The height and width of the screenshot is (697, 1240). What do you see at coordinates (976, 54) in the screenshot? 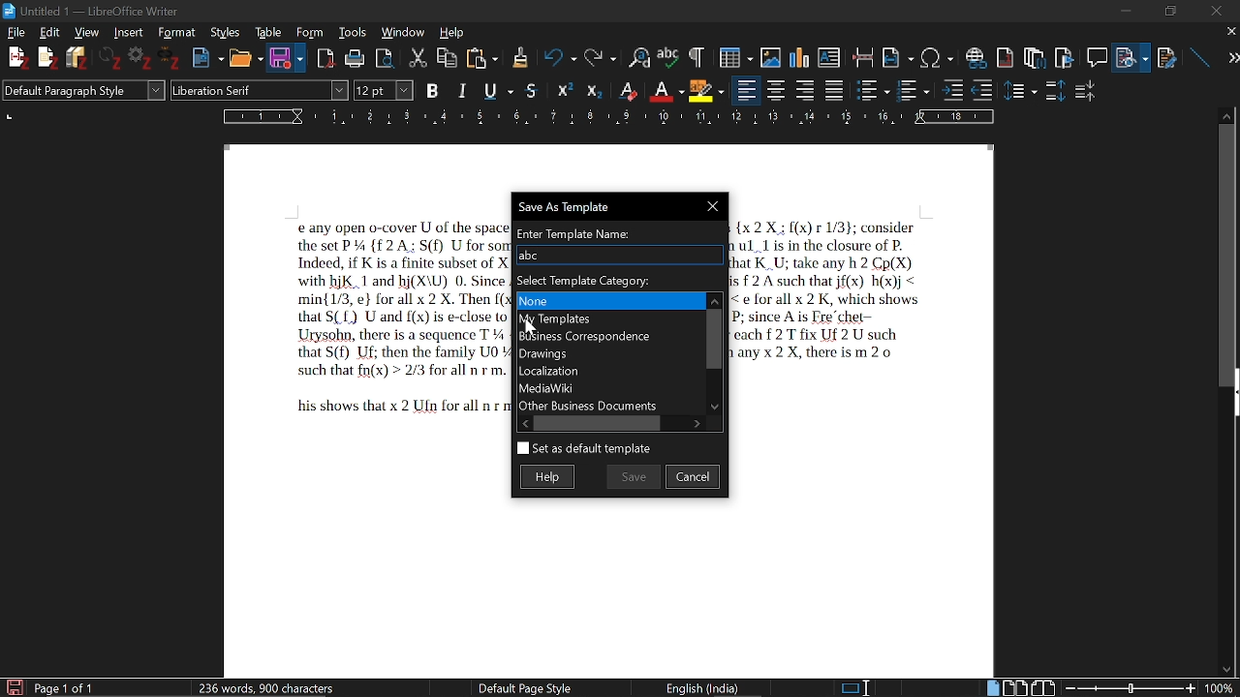
I see `Insert link` at bounding box center [976, 54].